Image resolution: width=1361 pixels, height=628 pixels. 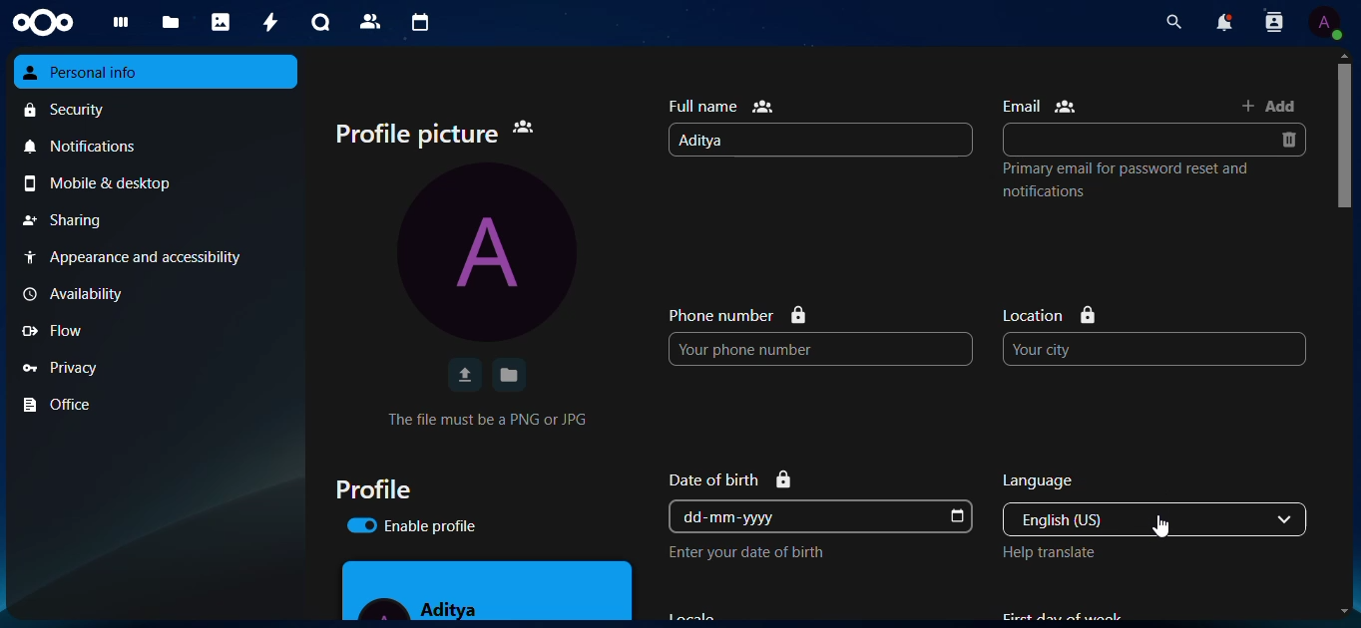 I want to click on notifications, so click(x=1219, y=23).